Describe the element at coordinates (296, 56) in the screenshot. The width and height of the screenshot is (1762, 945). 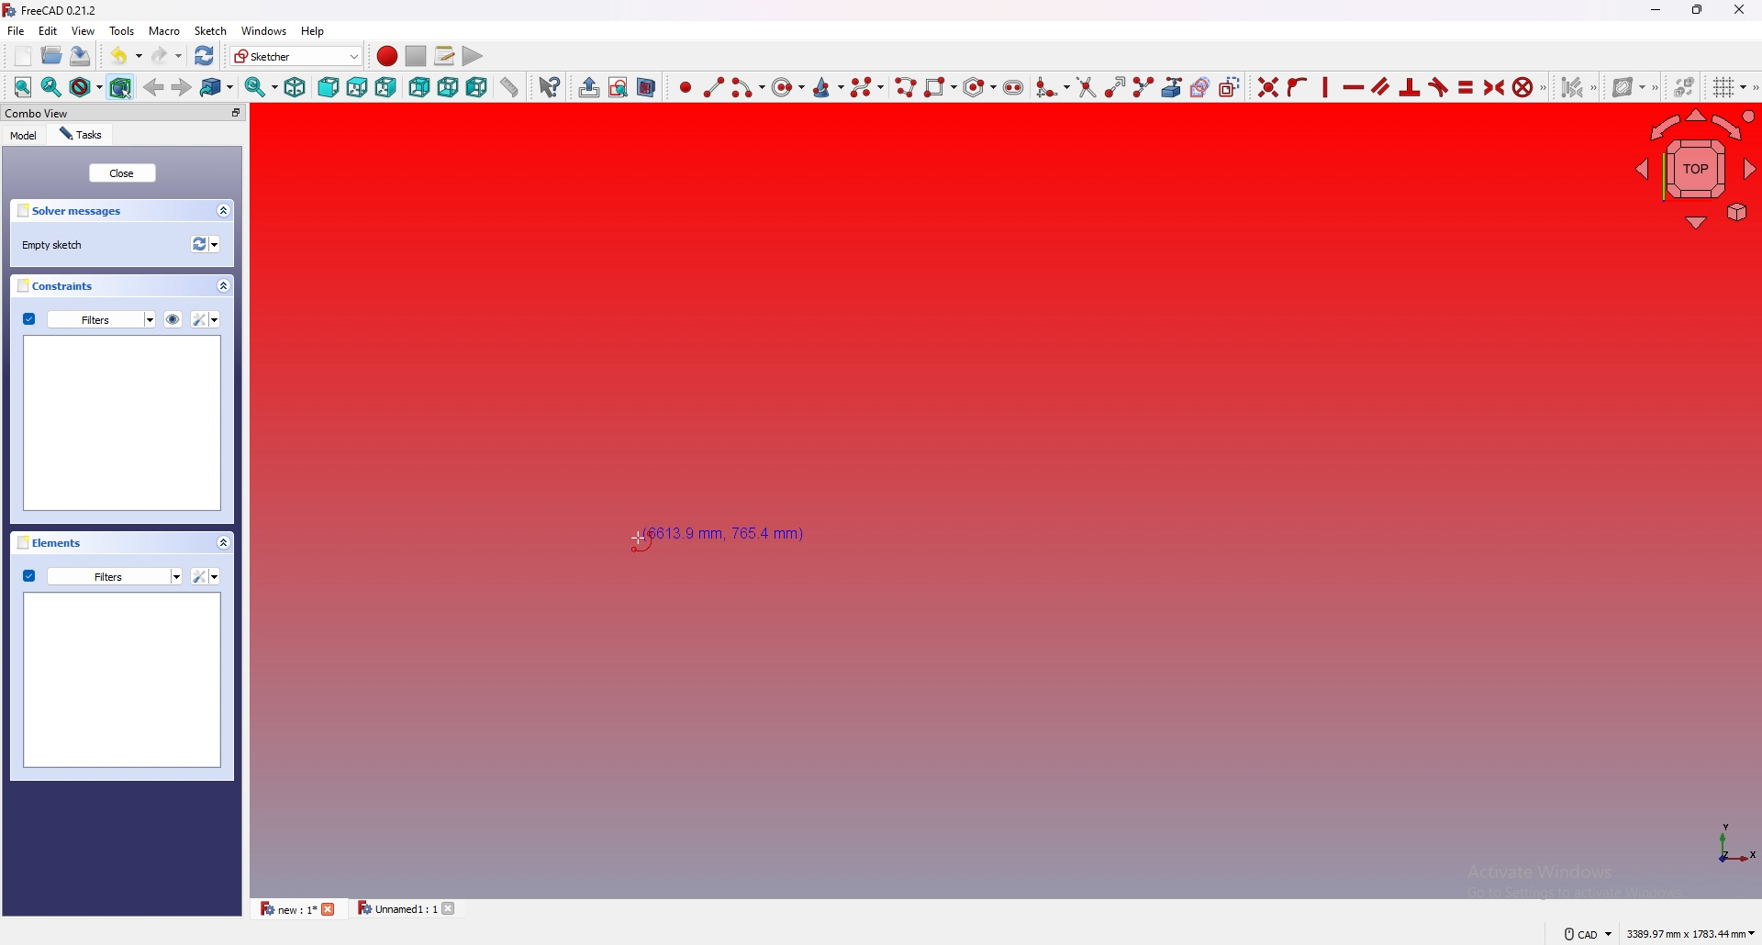
I see `Sketcher` at that location.